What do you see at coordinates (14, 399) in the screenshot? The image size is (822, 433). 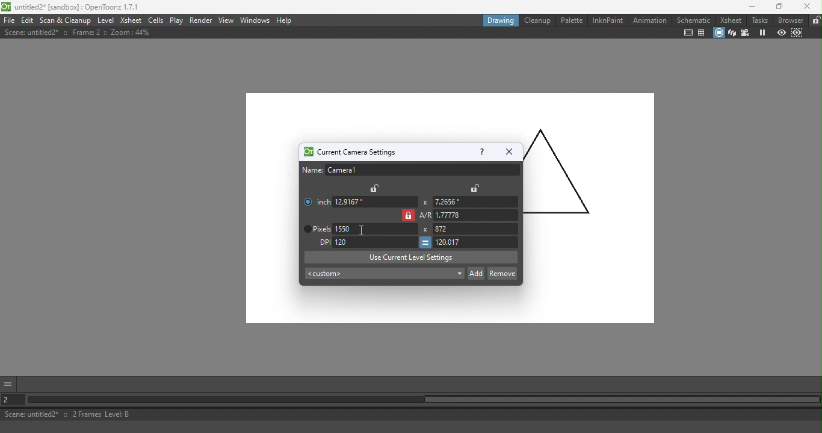 I see `Set the current frame` at bounding box center [14, 399].